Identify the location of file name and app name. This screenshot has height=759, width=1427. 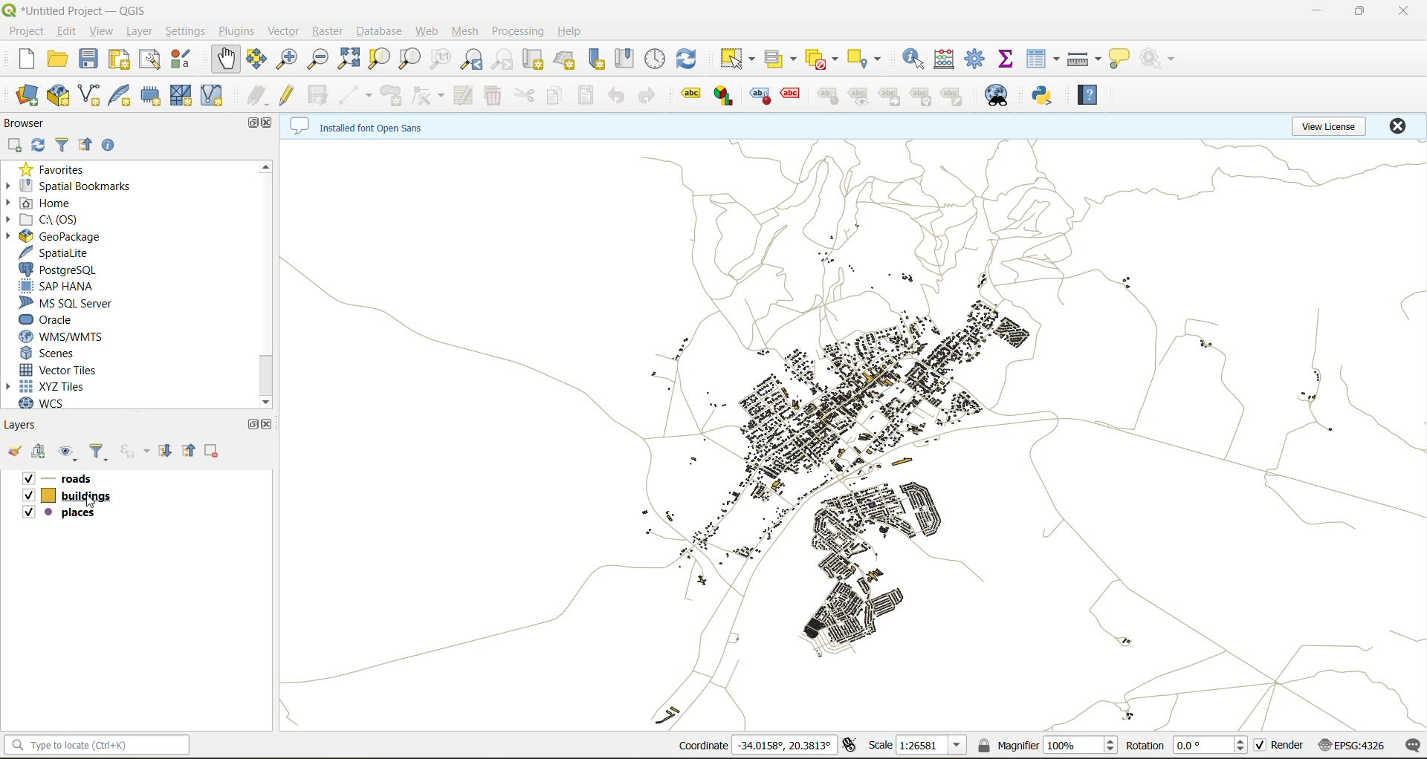
(76, 11).